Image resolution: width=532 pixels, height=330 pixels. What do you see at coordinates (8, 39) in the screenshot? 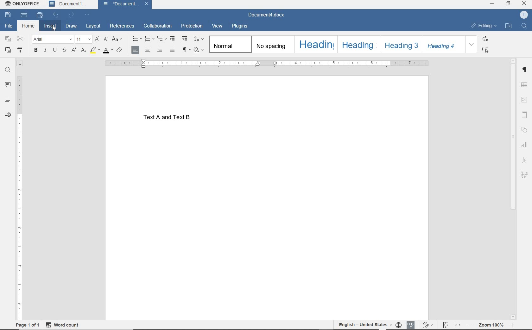
I see `COPY` at bounding box center [8, 39].